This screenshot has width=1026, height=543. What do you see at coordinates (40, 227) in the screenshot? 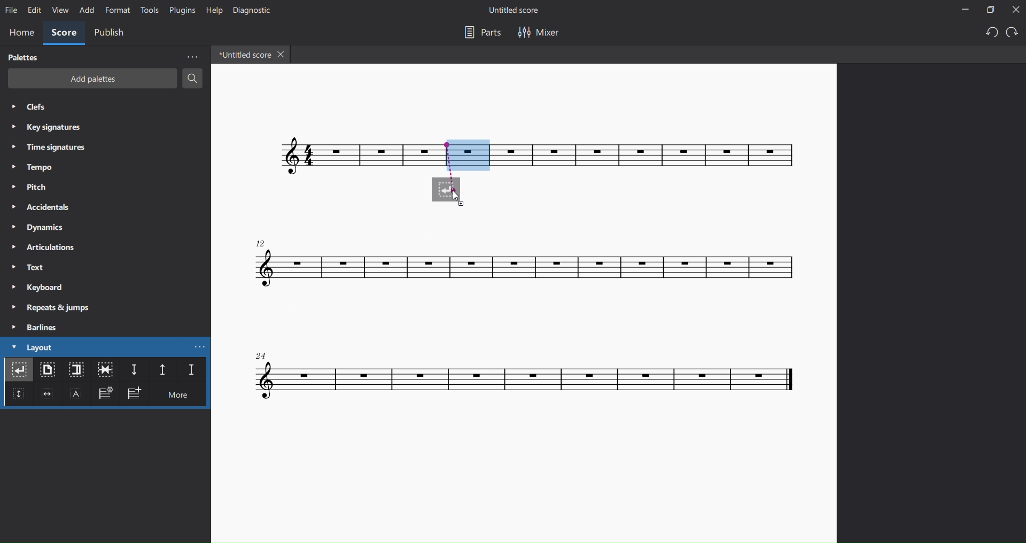
I see `dynamics` at bounding box center [40, 227].